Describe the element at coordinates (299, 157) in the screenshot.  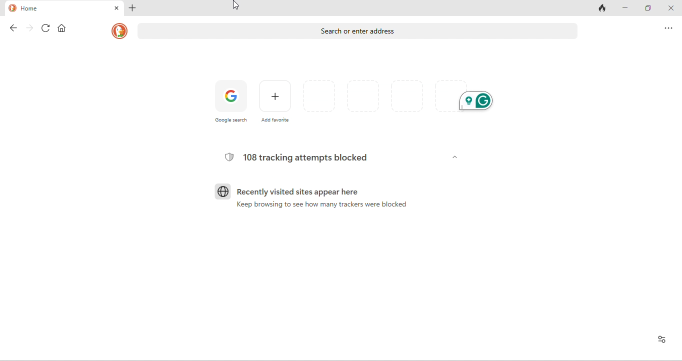
I see `108 tracking attempts blocked` at that location.